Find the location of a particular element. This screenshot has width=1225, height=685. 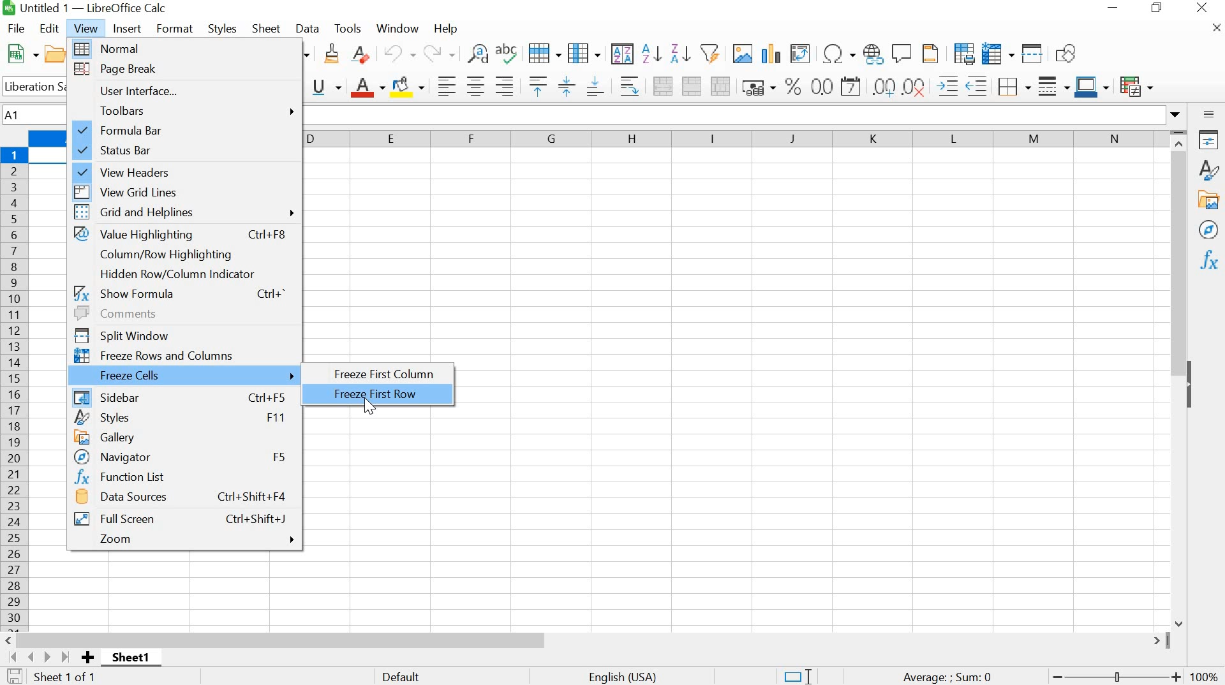

FULL SCREEN is located at coordinates (181, 518).